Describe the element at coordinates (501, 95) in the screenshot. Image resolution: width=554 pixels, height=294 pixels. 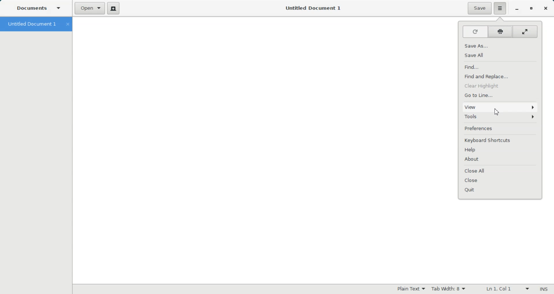
I see `Go to Line` at that location.